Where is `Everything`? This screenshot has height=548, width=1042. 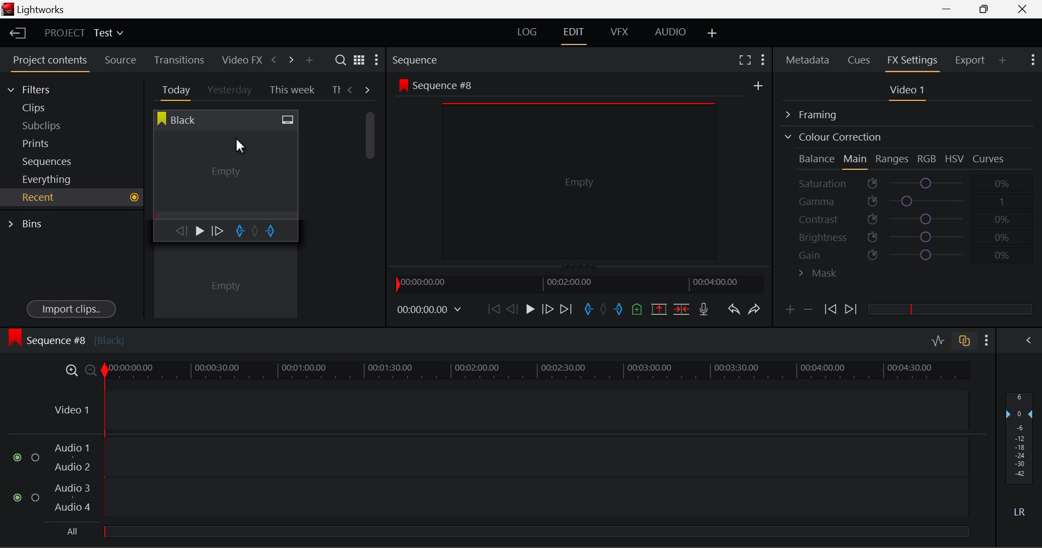 Everything is located at coordinates (48, 179).